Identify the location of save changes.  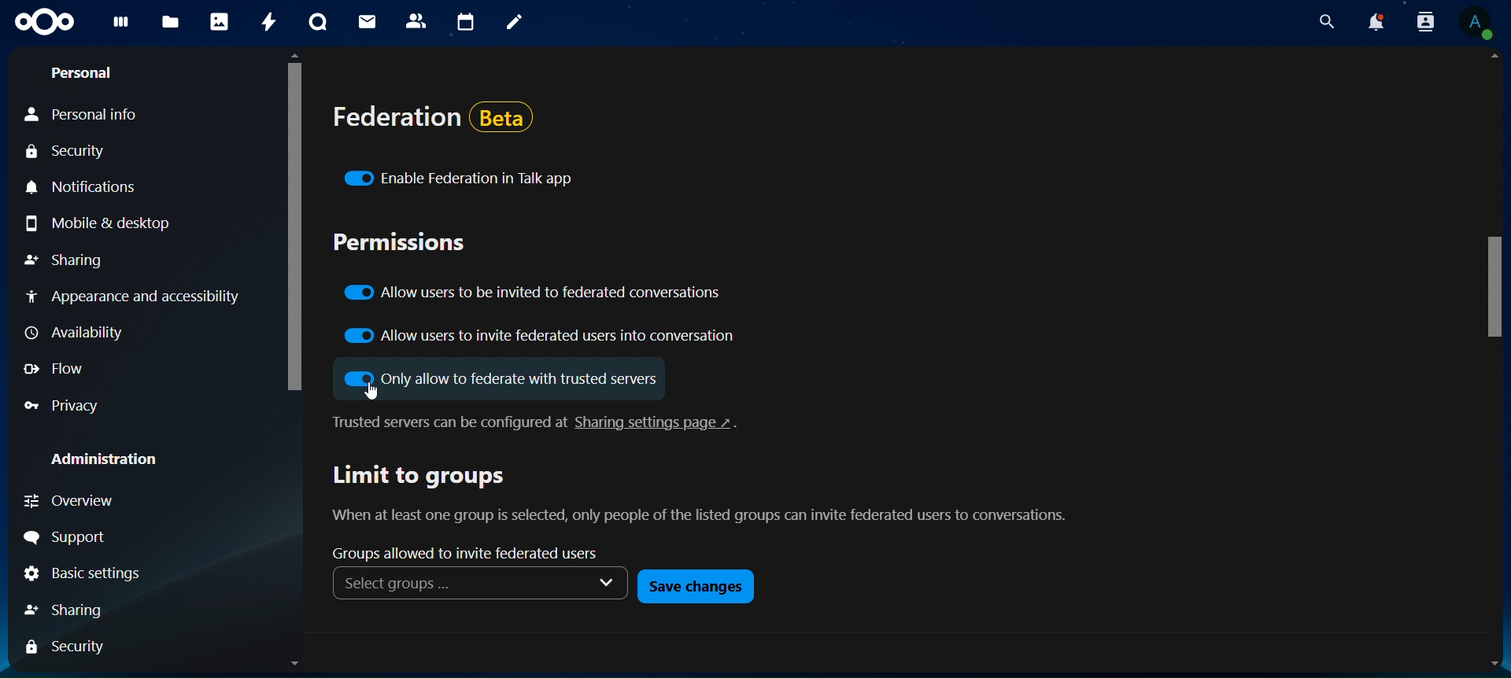
(695, 586).